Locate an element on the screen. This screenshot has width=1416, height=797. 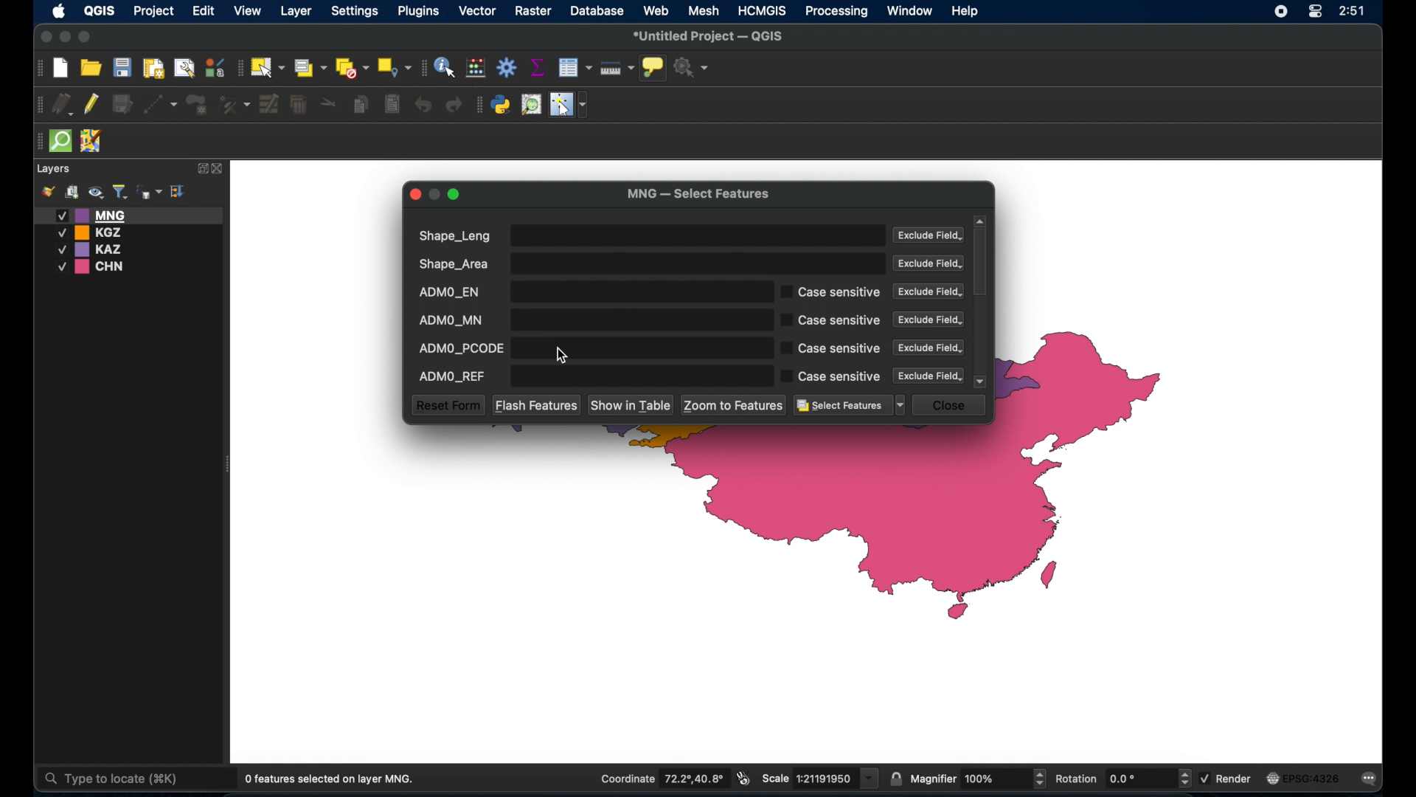
select by area or single click is located at coordinates (308, 66).